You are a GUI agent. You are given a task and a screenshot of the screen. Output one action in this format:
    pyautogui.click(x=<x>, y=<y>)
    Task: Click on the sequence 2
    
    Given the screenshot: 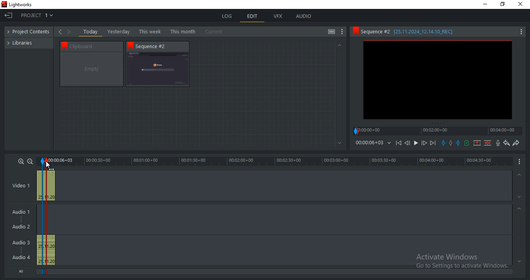 What is the action you would take?
    pyautogui.click(x=438, y=81)
    